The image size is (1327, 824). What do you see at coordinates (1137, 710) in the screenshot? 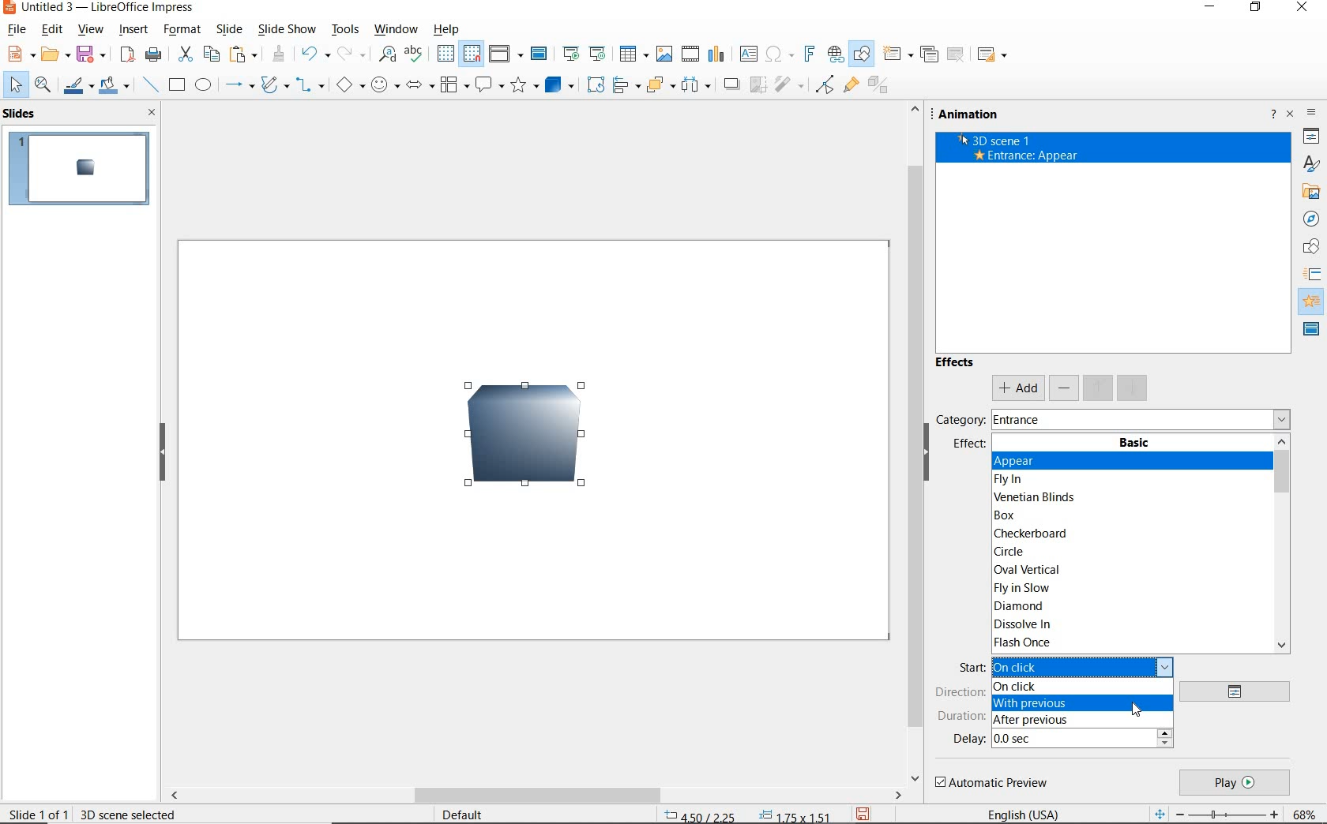
I see `cursor` at bounding box center [1137, 710].